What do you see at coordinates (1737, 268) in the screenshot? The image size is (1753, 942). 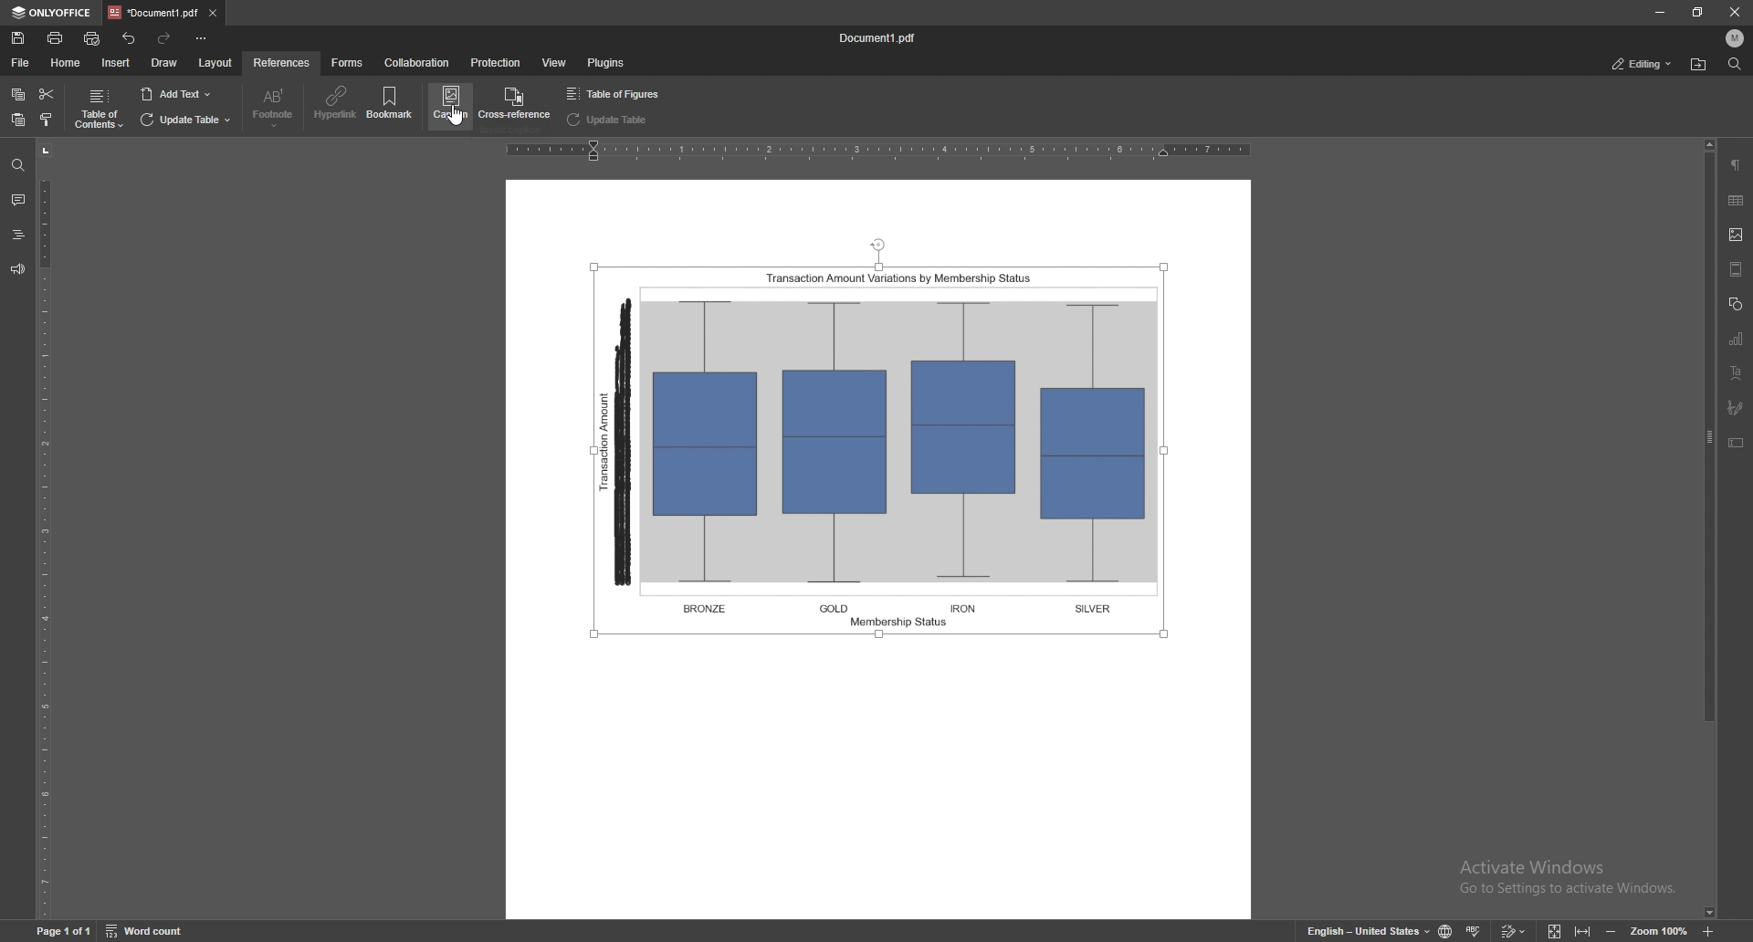 I see `header and footer` at bounding box center [1737, 268].